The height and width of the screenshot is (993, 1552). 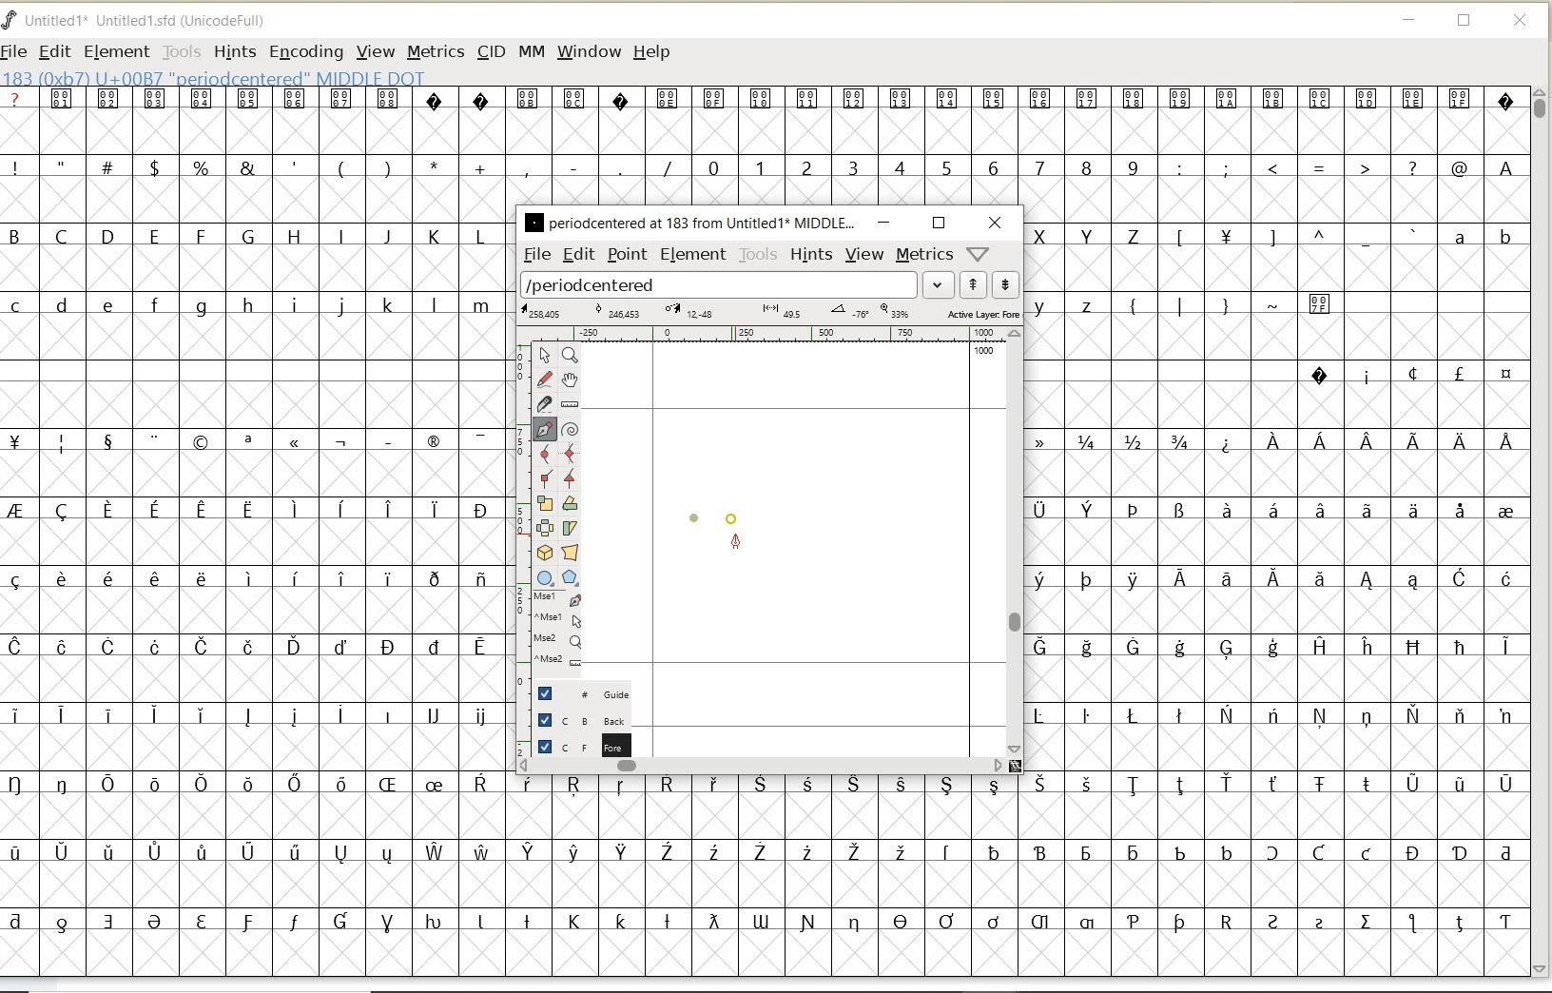 What do you see at coordinates (339, 166) in the screenshot?
I see `special characters` at bounding box center [339, 166].